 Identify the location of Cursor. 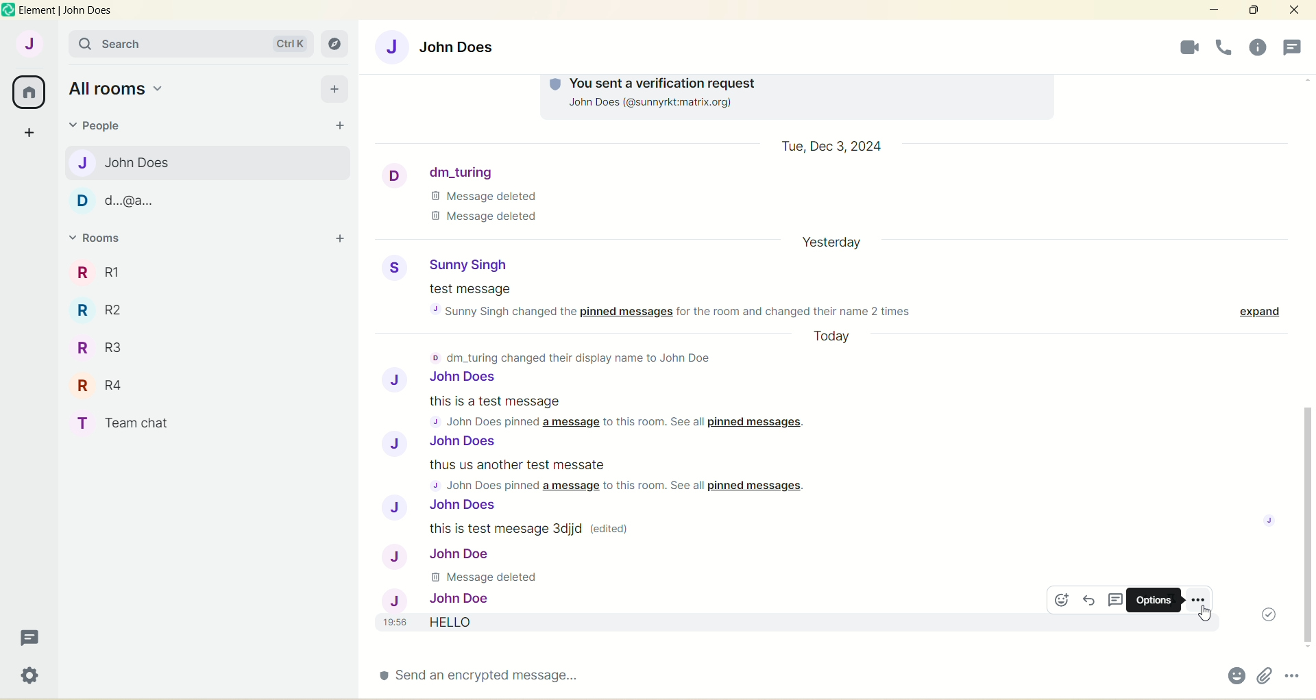
(1202, 613).